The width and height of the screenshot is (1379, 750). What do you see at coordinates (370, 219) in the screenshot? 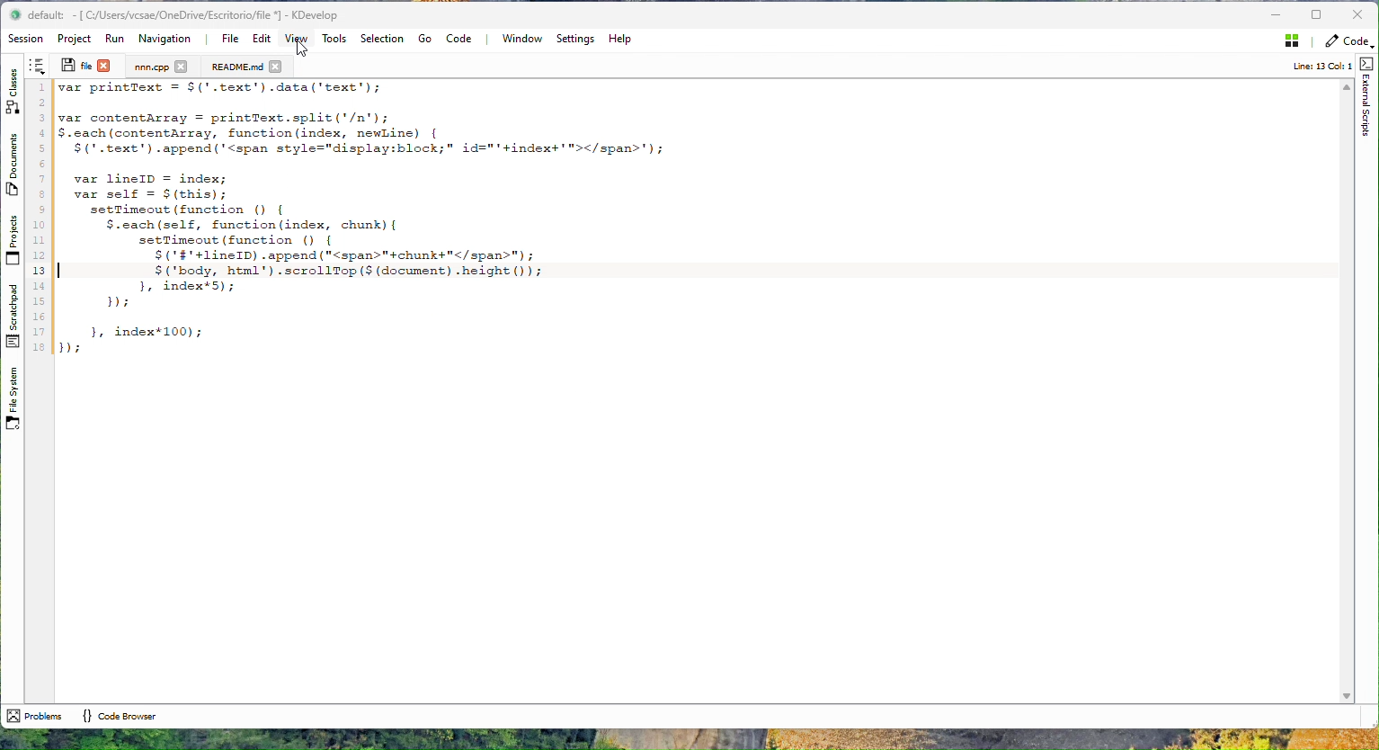
I see `code` at bounding box center [370, 219].